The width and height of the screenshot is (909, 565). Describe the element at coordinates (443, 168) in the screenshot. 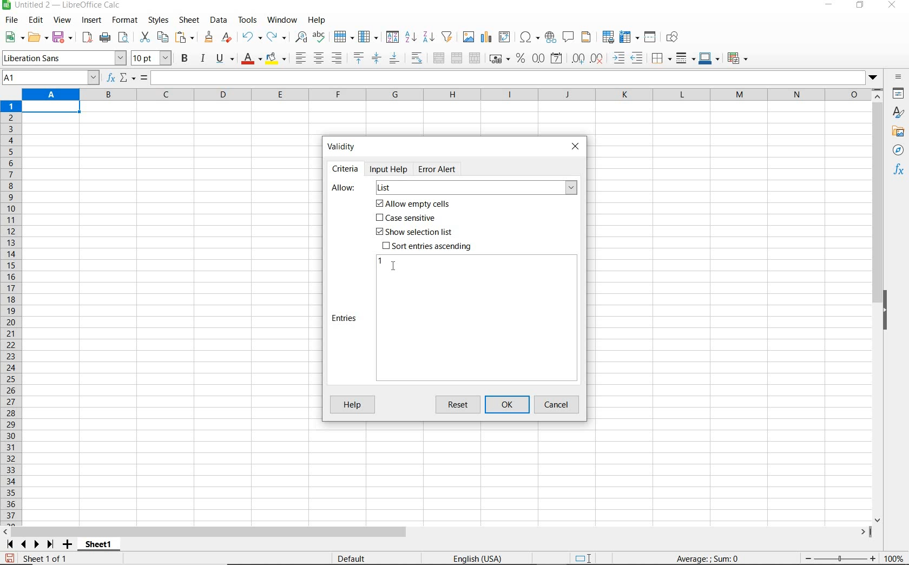

I see `Error Alert` at that location.